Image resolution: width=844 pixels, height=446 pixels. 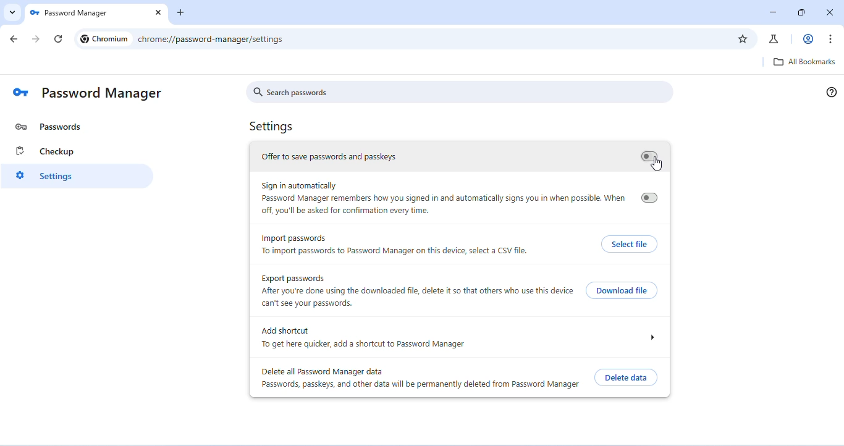 What do you see at coordinates (744, 38) in the screenshot?
I see `add bookmark` at bounding box center [744, 38].